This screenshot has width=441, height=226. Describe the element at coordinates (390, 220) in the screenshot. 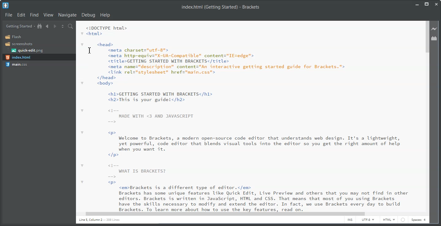

I see `HTML` at that location.